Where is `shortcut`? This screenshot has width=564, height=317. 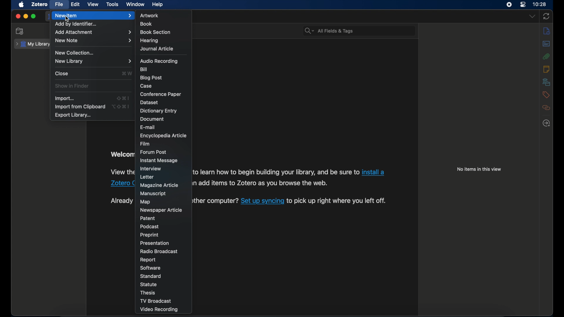
shortcut is located at coordinates (126, 73).